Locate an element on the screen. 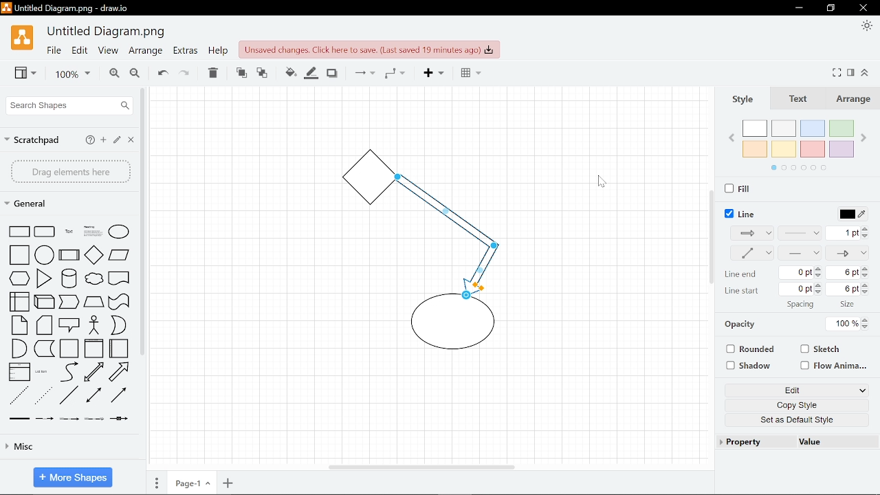 Image resolution: width=880 pixels, height=495 pixels. Close is located at coordinates (132, 141).